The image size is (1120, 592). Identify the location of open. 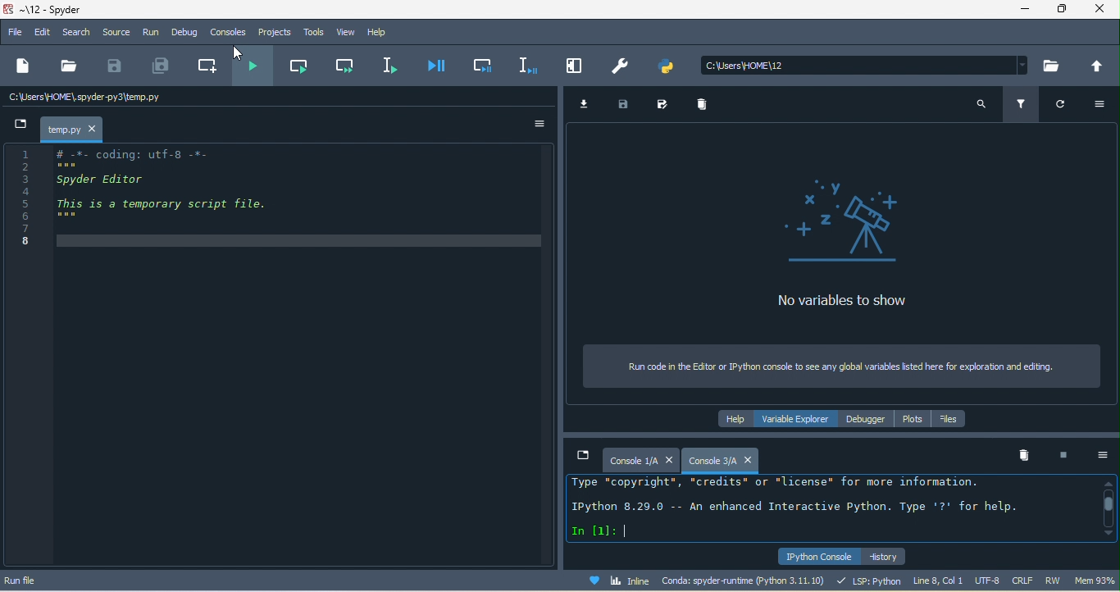
(68, 69).